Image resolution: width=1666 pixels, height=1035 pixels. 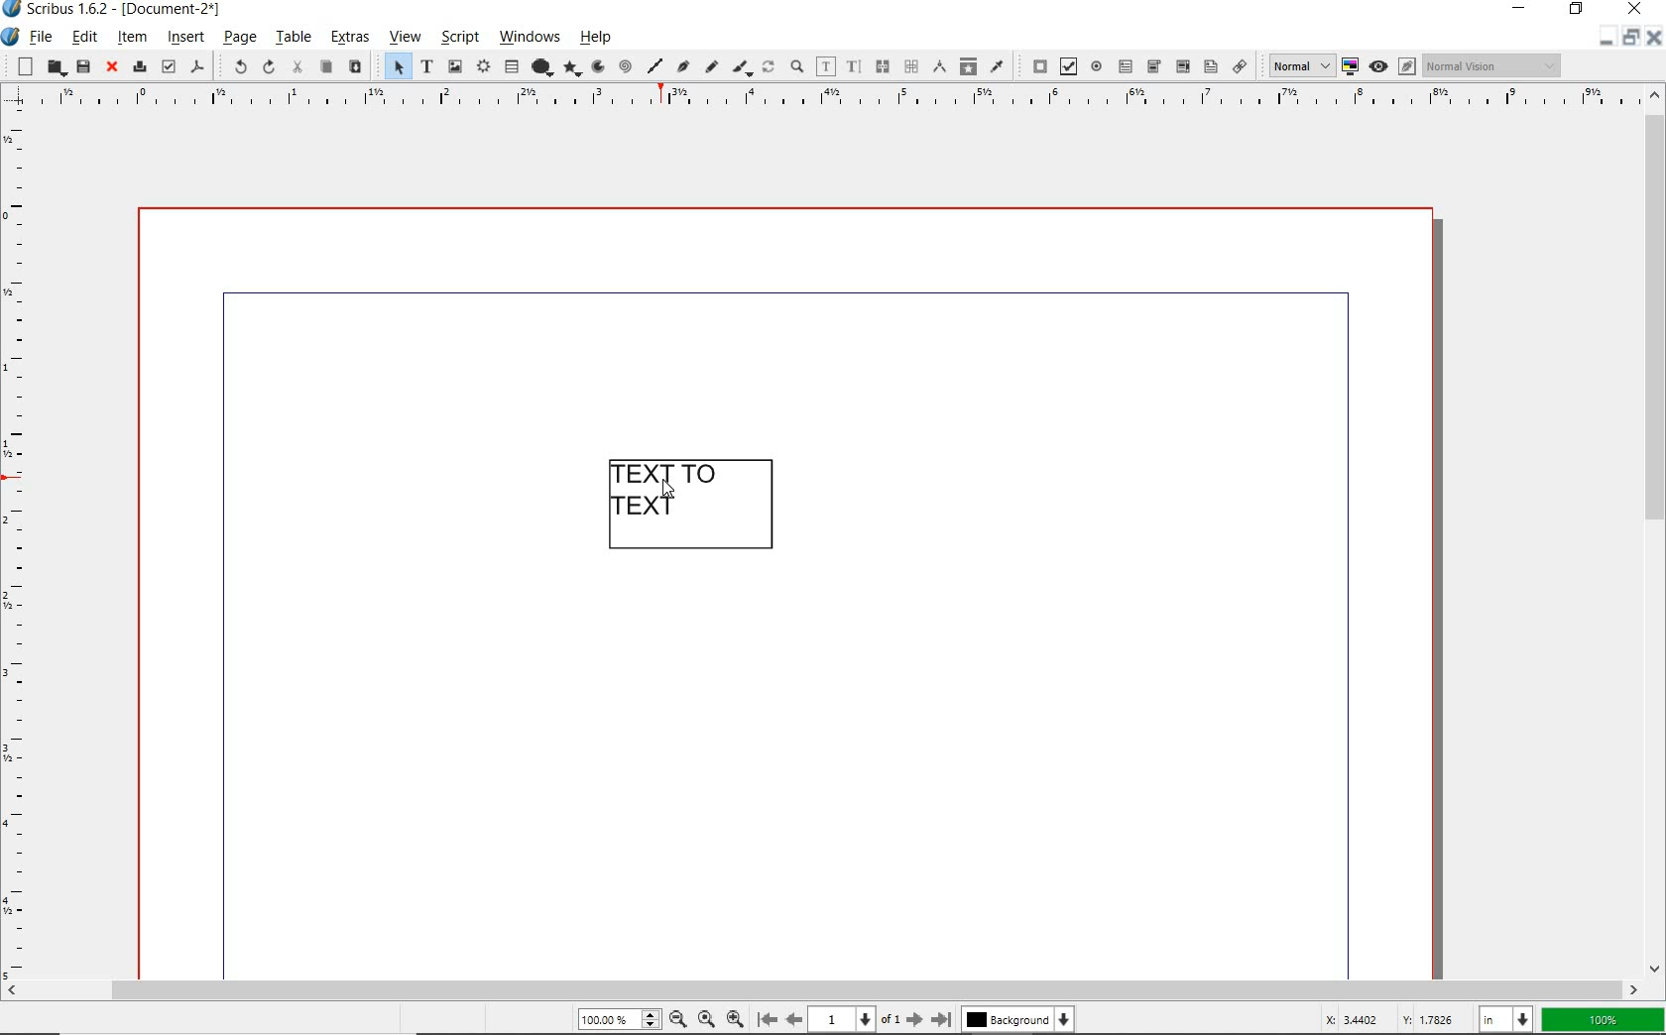 What do you see at coordinates (654, 68) in the screenshot?
I see `line` at bounding box center [654, 68].